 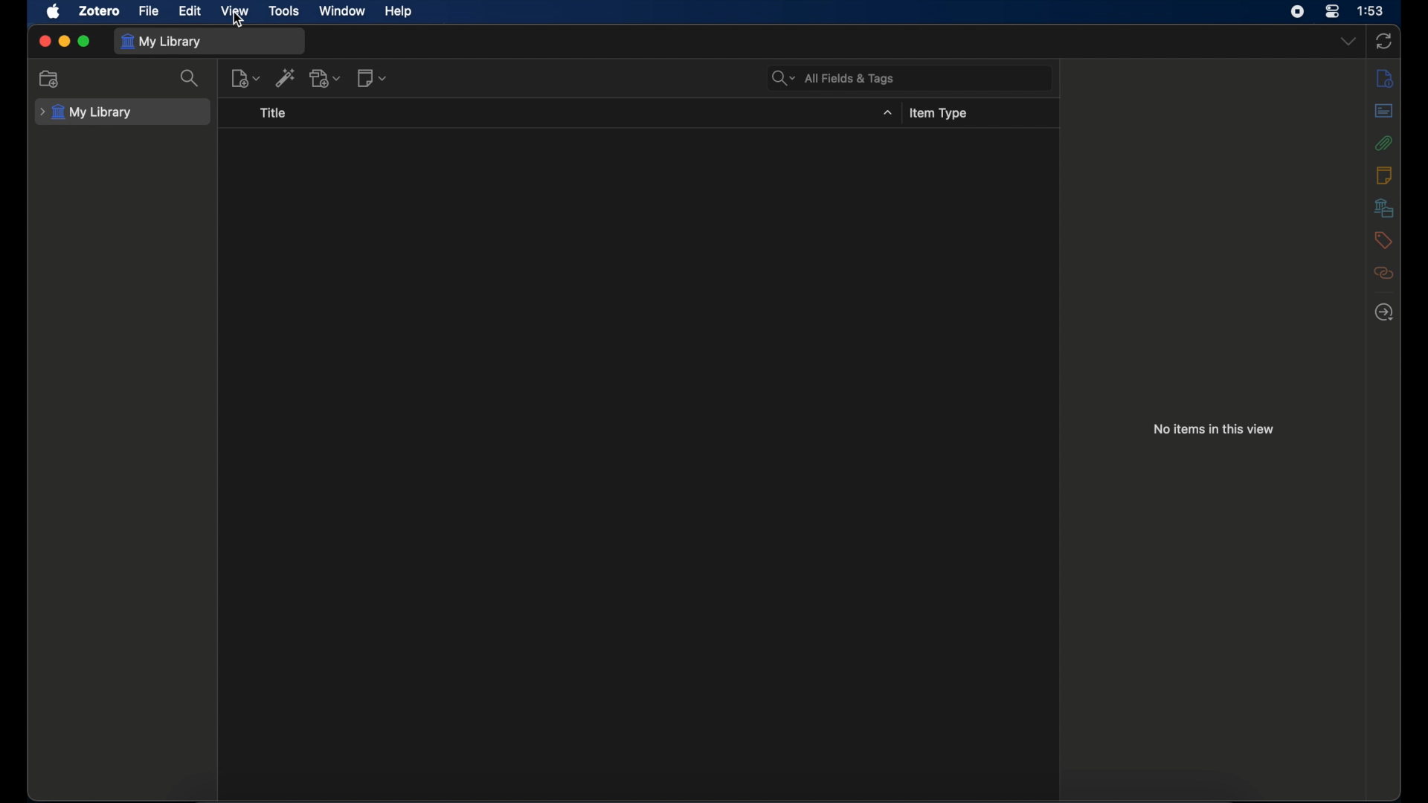 I want to click on new collection, so click(x=50, y=80).